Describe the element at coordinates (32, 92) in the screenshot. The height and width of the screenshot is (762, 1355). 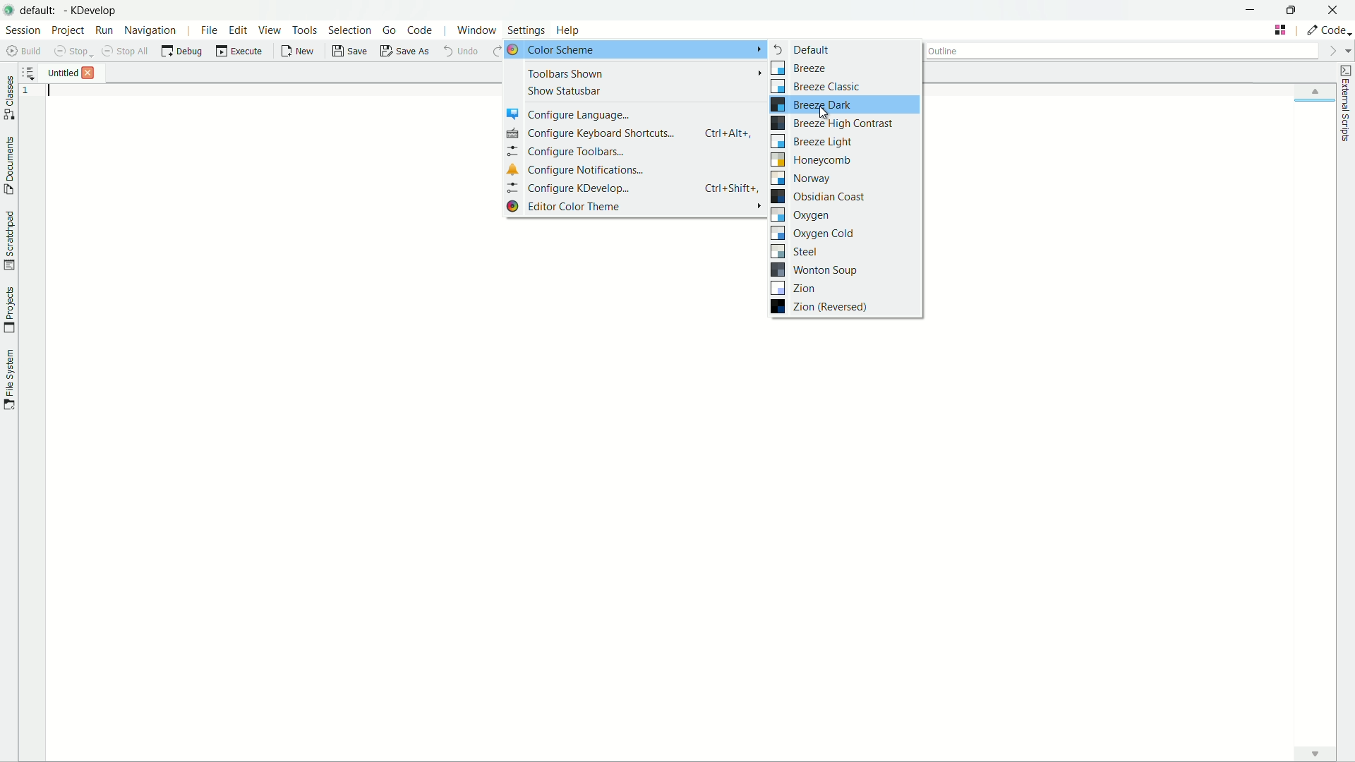
I see `1` at that location.